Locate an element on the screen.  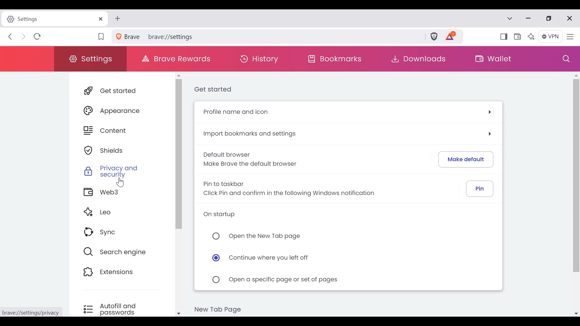
Refresh is located at coordinates (38, 37).